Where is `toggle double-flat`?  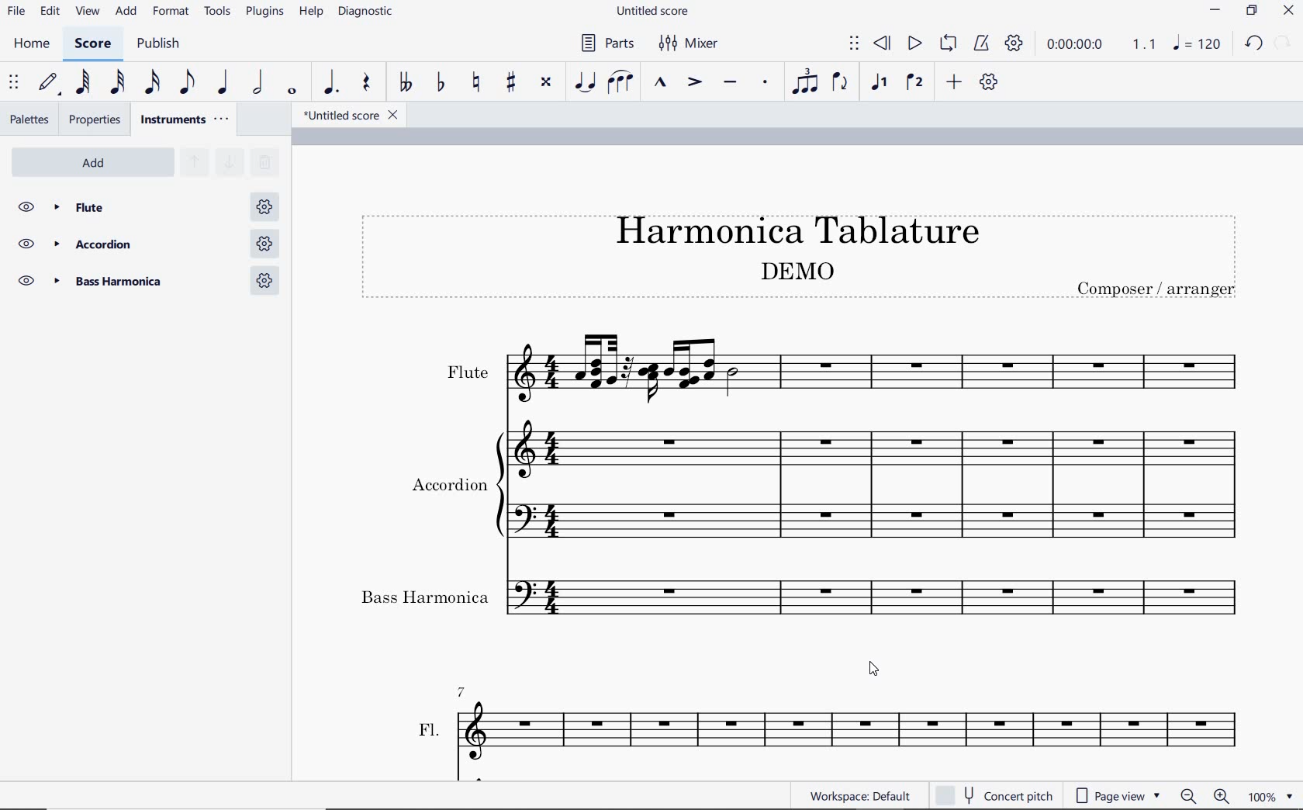 toggle double-flat is located at coordinates (404, 83).